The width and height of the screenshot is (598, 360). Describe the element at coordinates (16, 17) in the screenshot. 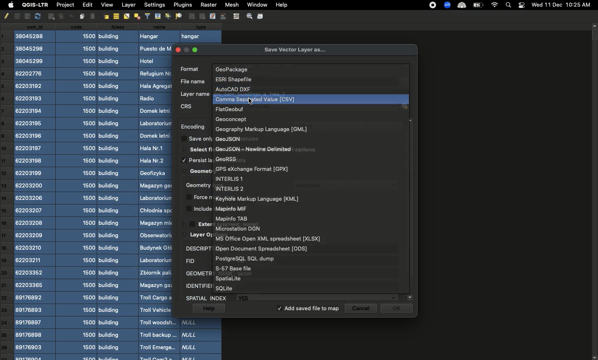

I see `Undo` at that location.